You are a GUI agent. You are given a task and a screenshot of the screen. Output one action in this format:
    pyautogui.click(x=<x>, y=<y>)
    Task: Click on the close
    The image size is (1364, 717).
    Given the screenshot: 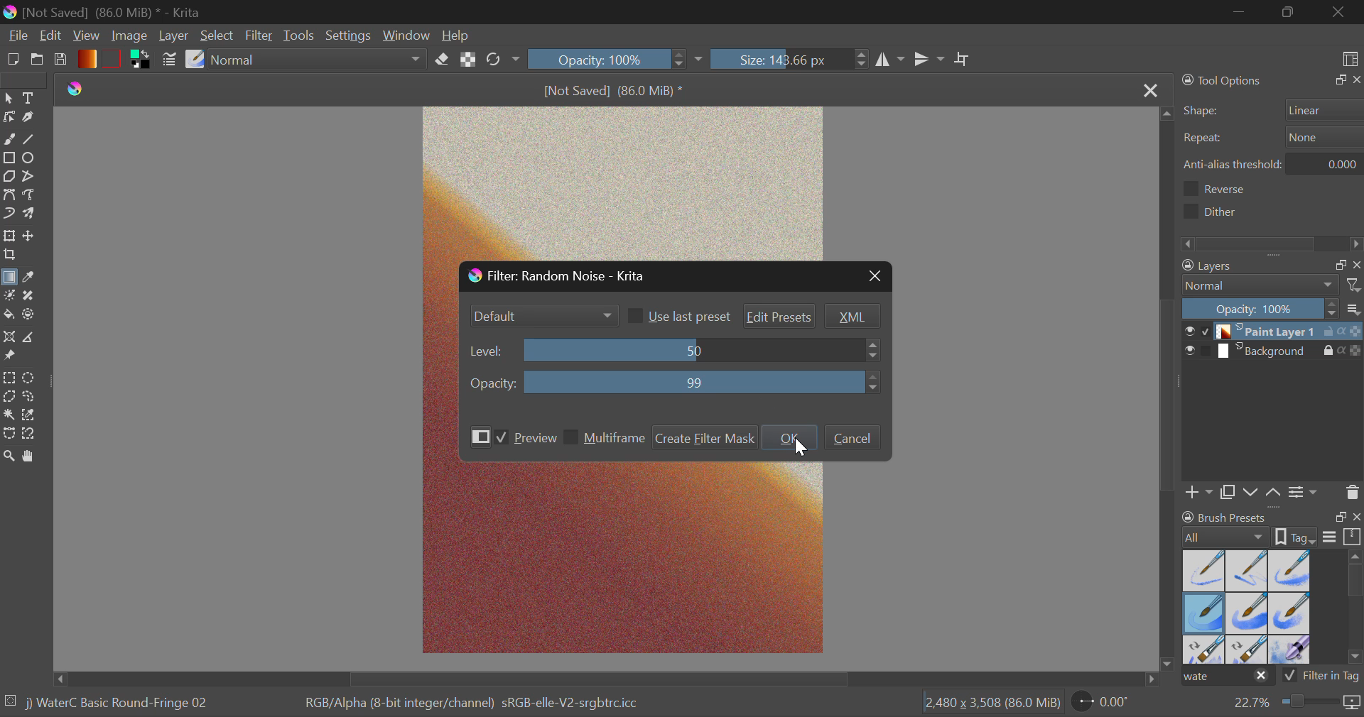 What is the action you would take?
    pyautogui.click(x=1355, y=265)
    